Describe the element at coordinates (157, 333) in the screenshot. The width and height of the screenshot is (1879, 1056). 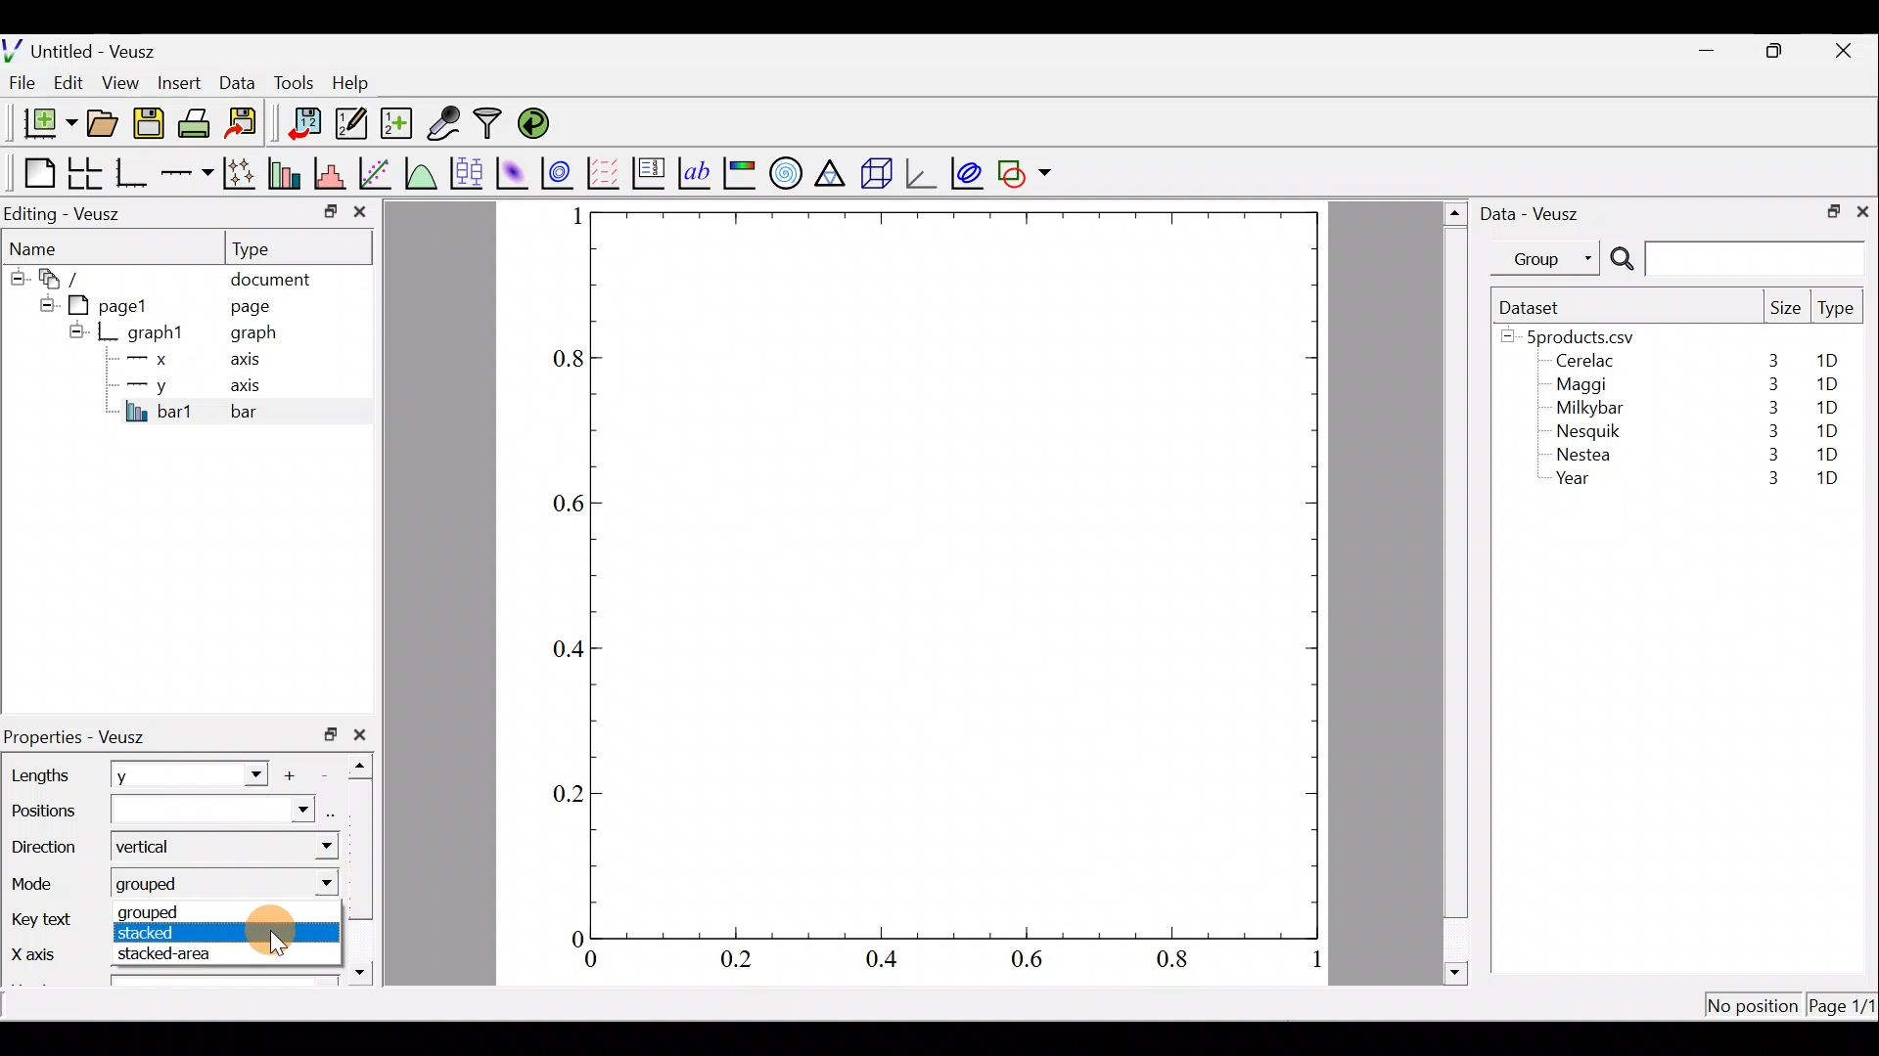
I see `graph1` at that location.